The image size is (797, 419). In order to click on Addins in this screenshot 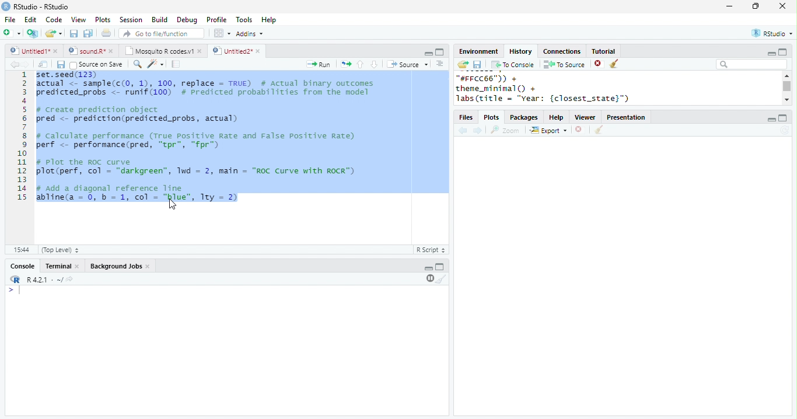, I will do `click(250, 34)`.